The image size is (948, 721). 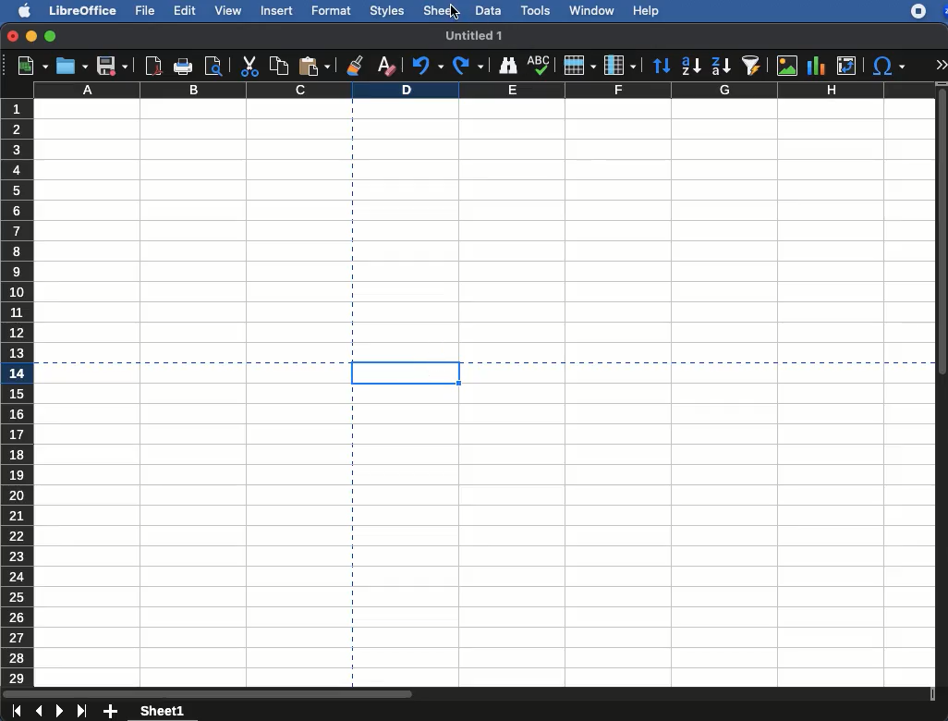 What do you see at coordinates (509, 66) in the screenshot?
I see `finder` at bounding box center [509, 66].